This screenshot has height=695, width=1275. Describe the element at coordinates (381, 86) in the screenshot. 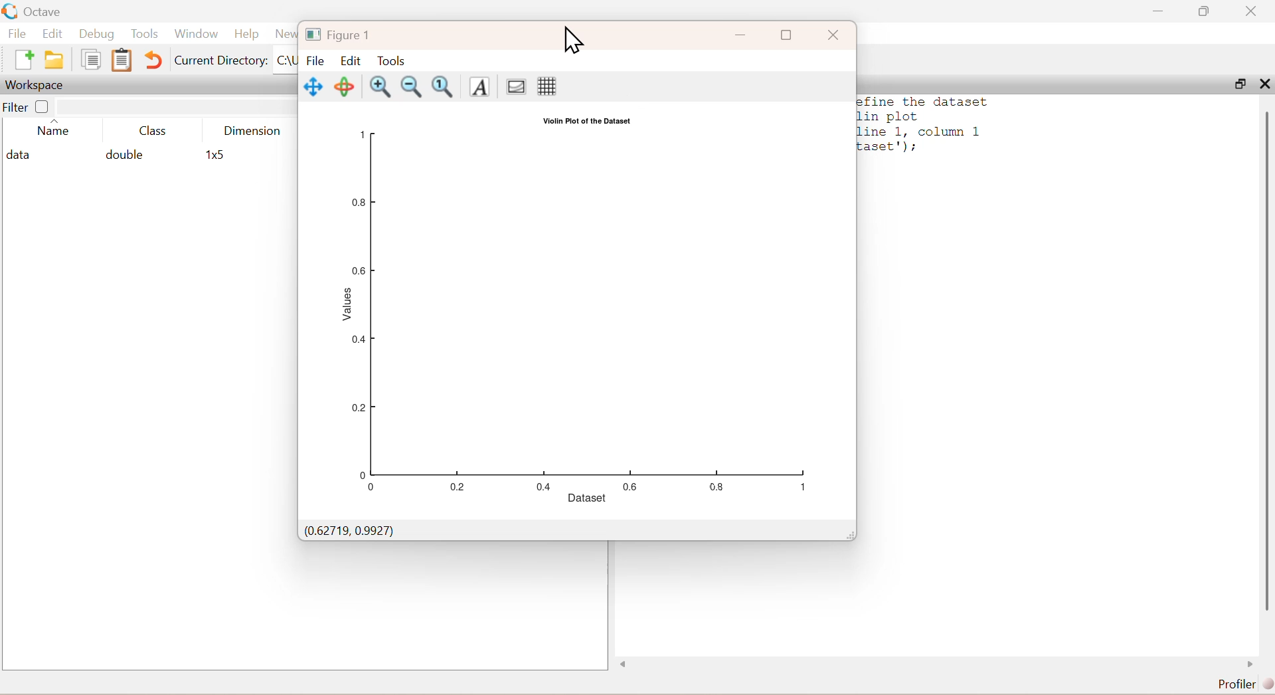

I see `zoom in` at that location.